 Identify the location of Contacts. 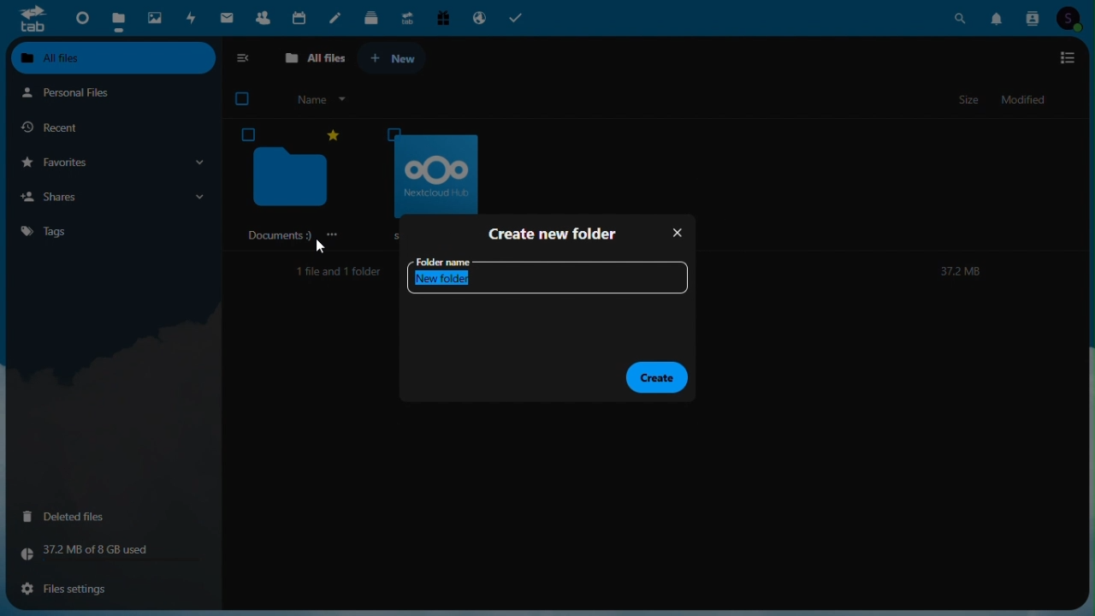
(1033, 16).